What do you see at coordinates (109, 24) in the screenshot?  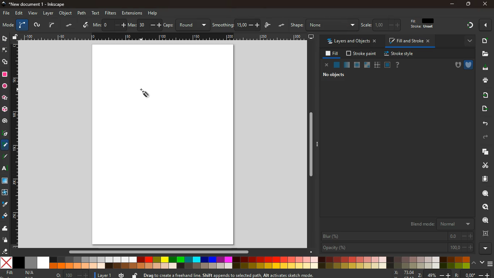 I see `min` at bounding box center [109, 24].